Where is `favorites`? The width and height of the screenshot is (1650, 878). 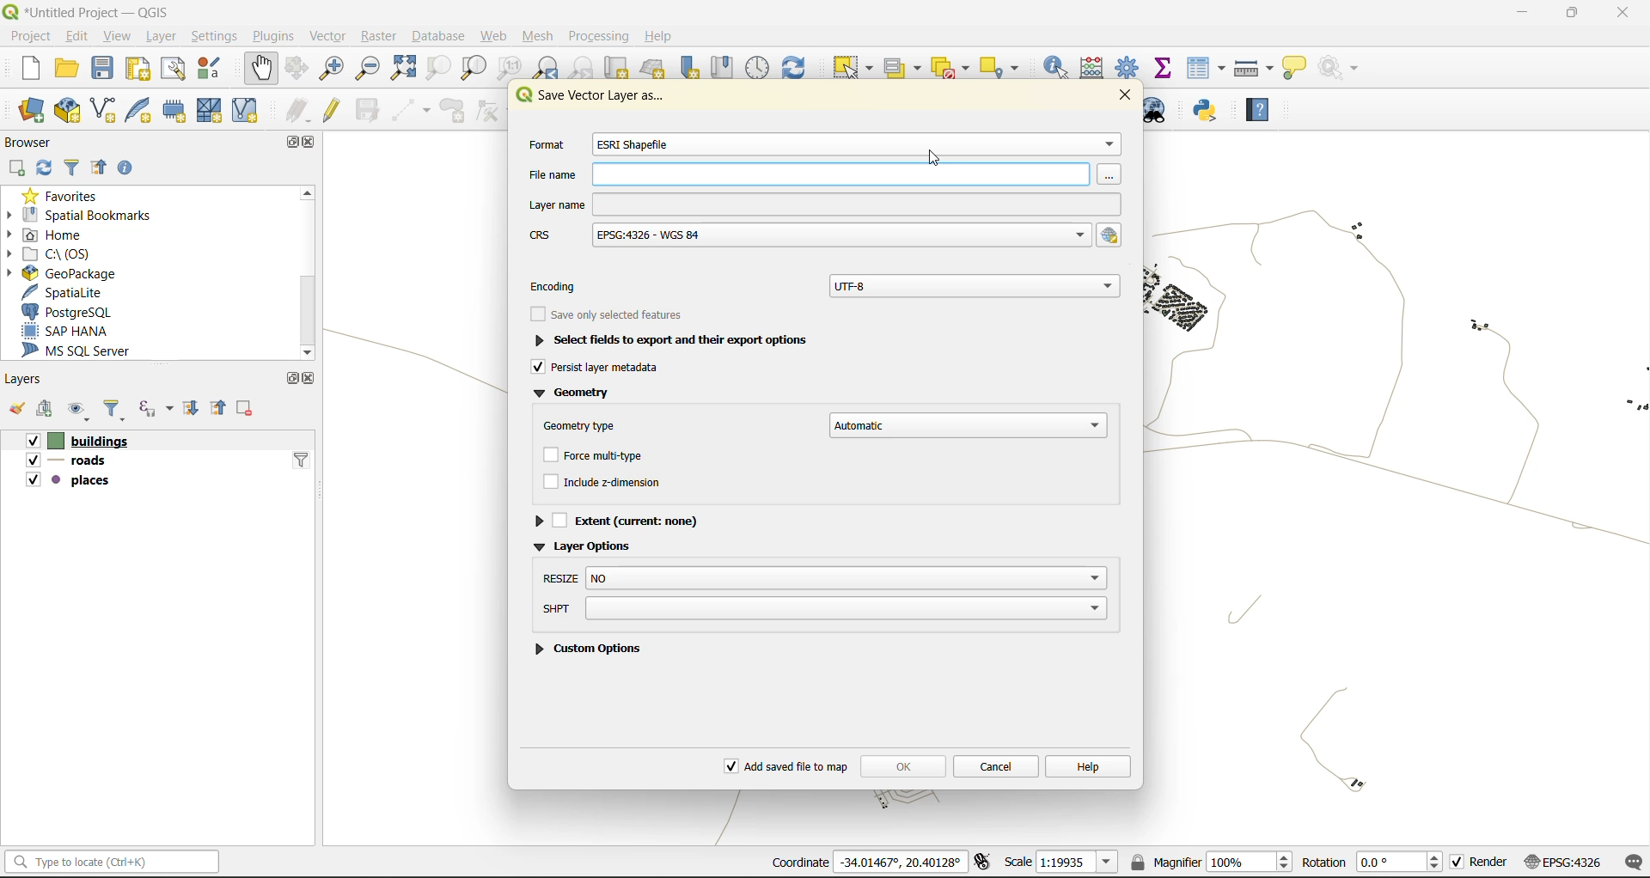
favorites is located at coordinates (70, 196).